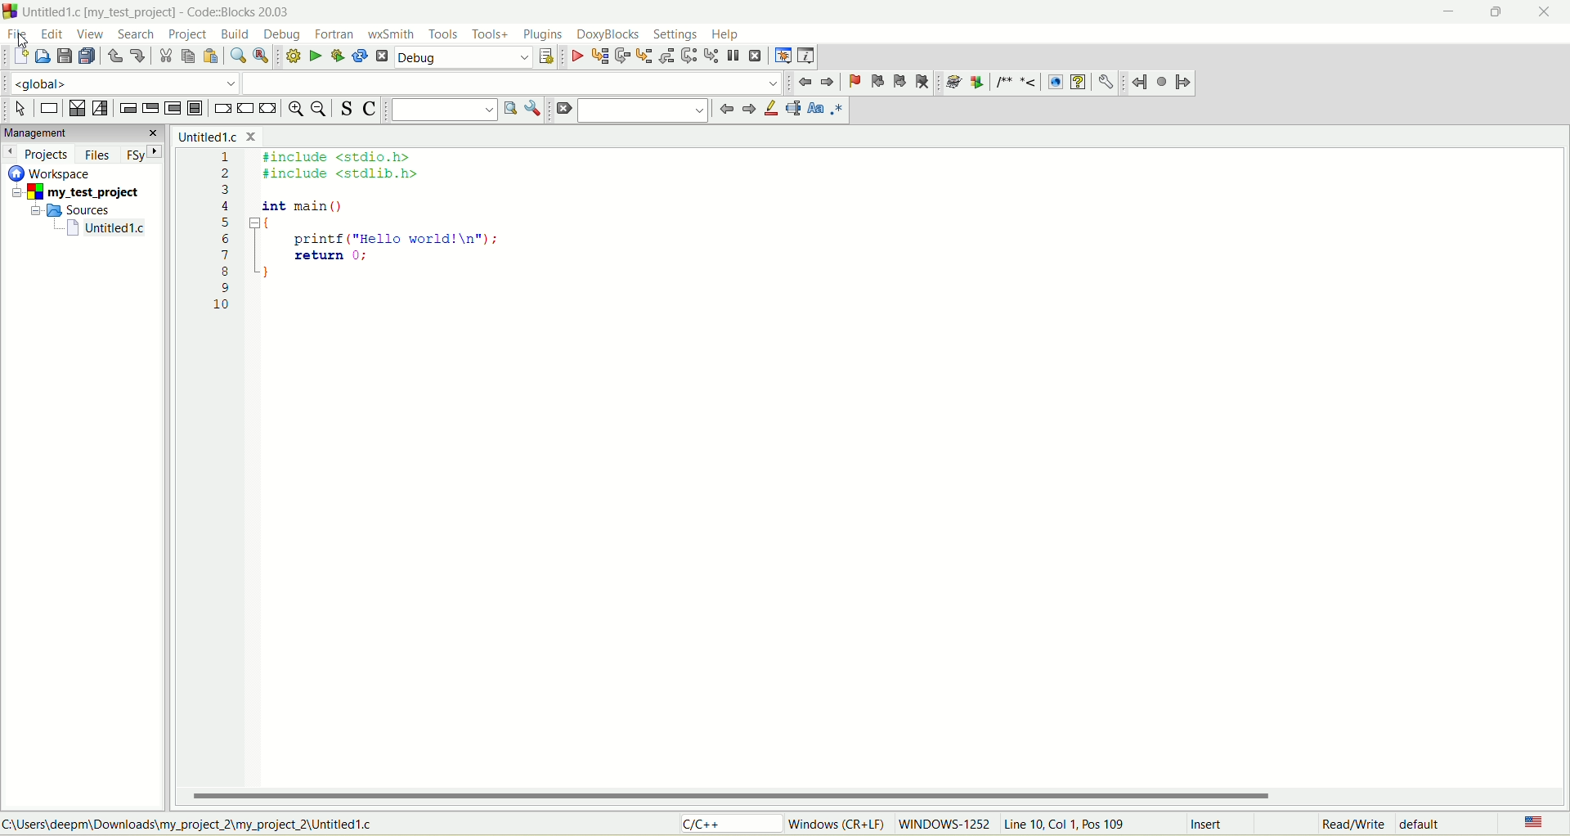 The image size is (1570, 836). Describe the element at coordinates (464, 58) in the screenshot. I see `debug` at that location.